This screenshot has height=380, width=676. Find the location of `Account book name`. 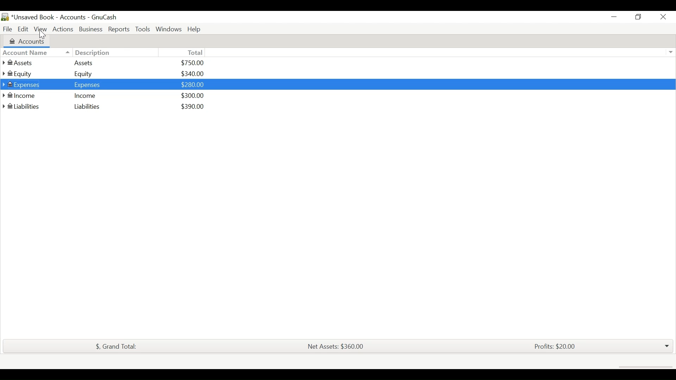

Account book name is located at coordinates (49, 17).